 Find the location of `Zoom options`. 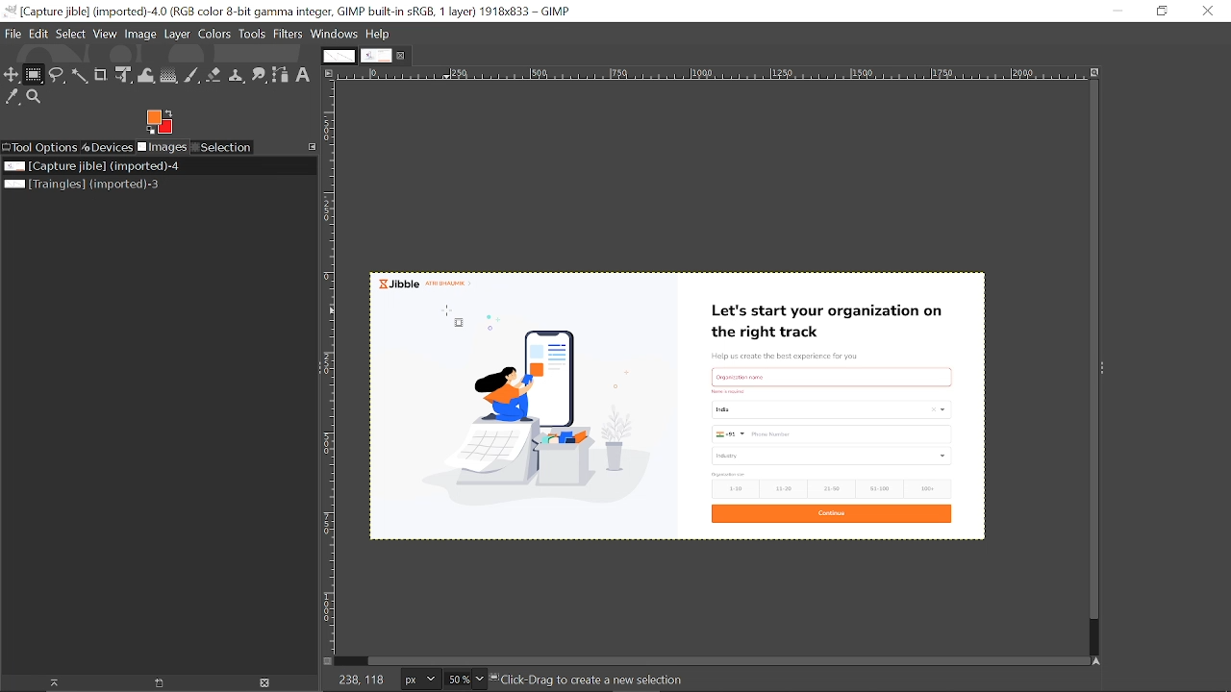

Zoom options is located at coordinates (481, 678).